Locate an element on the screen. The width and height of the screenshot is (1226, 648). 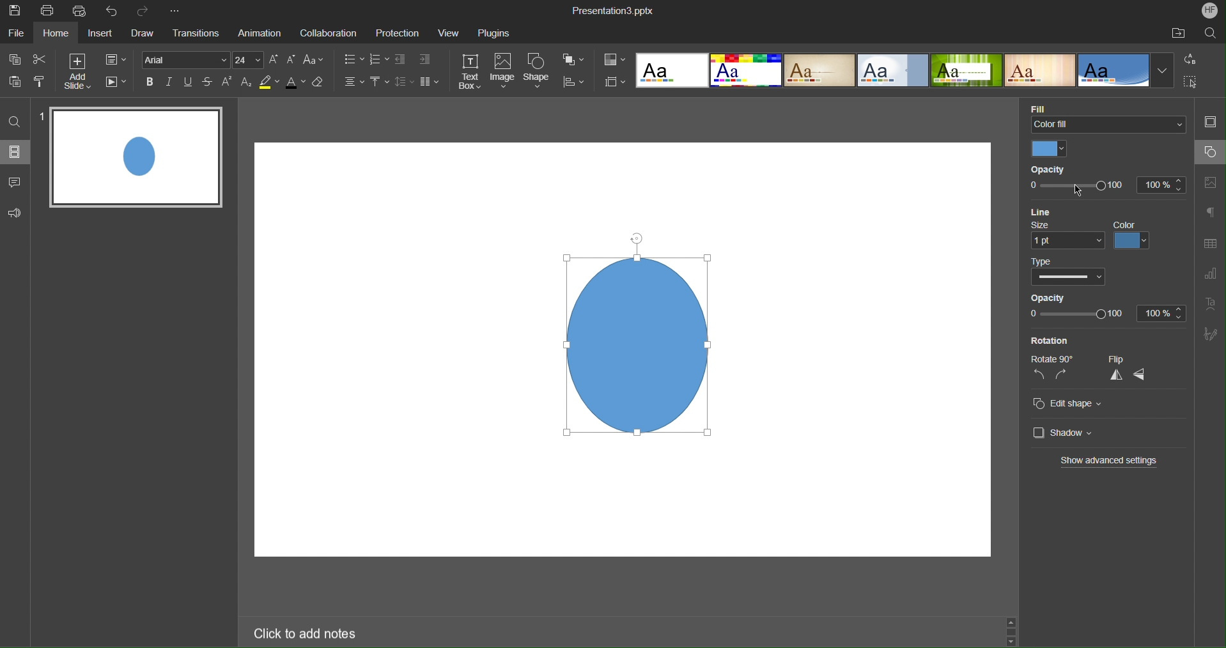
Image is located at coordinates (635, 335).